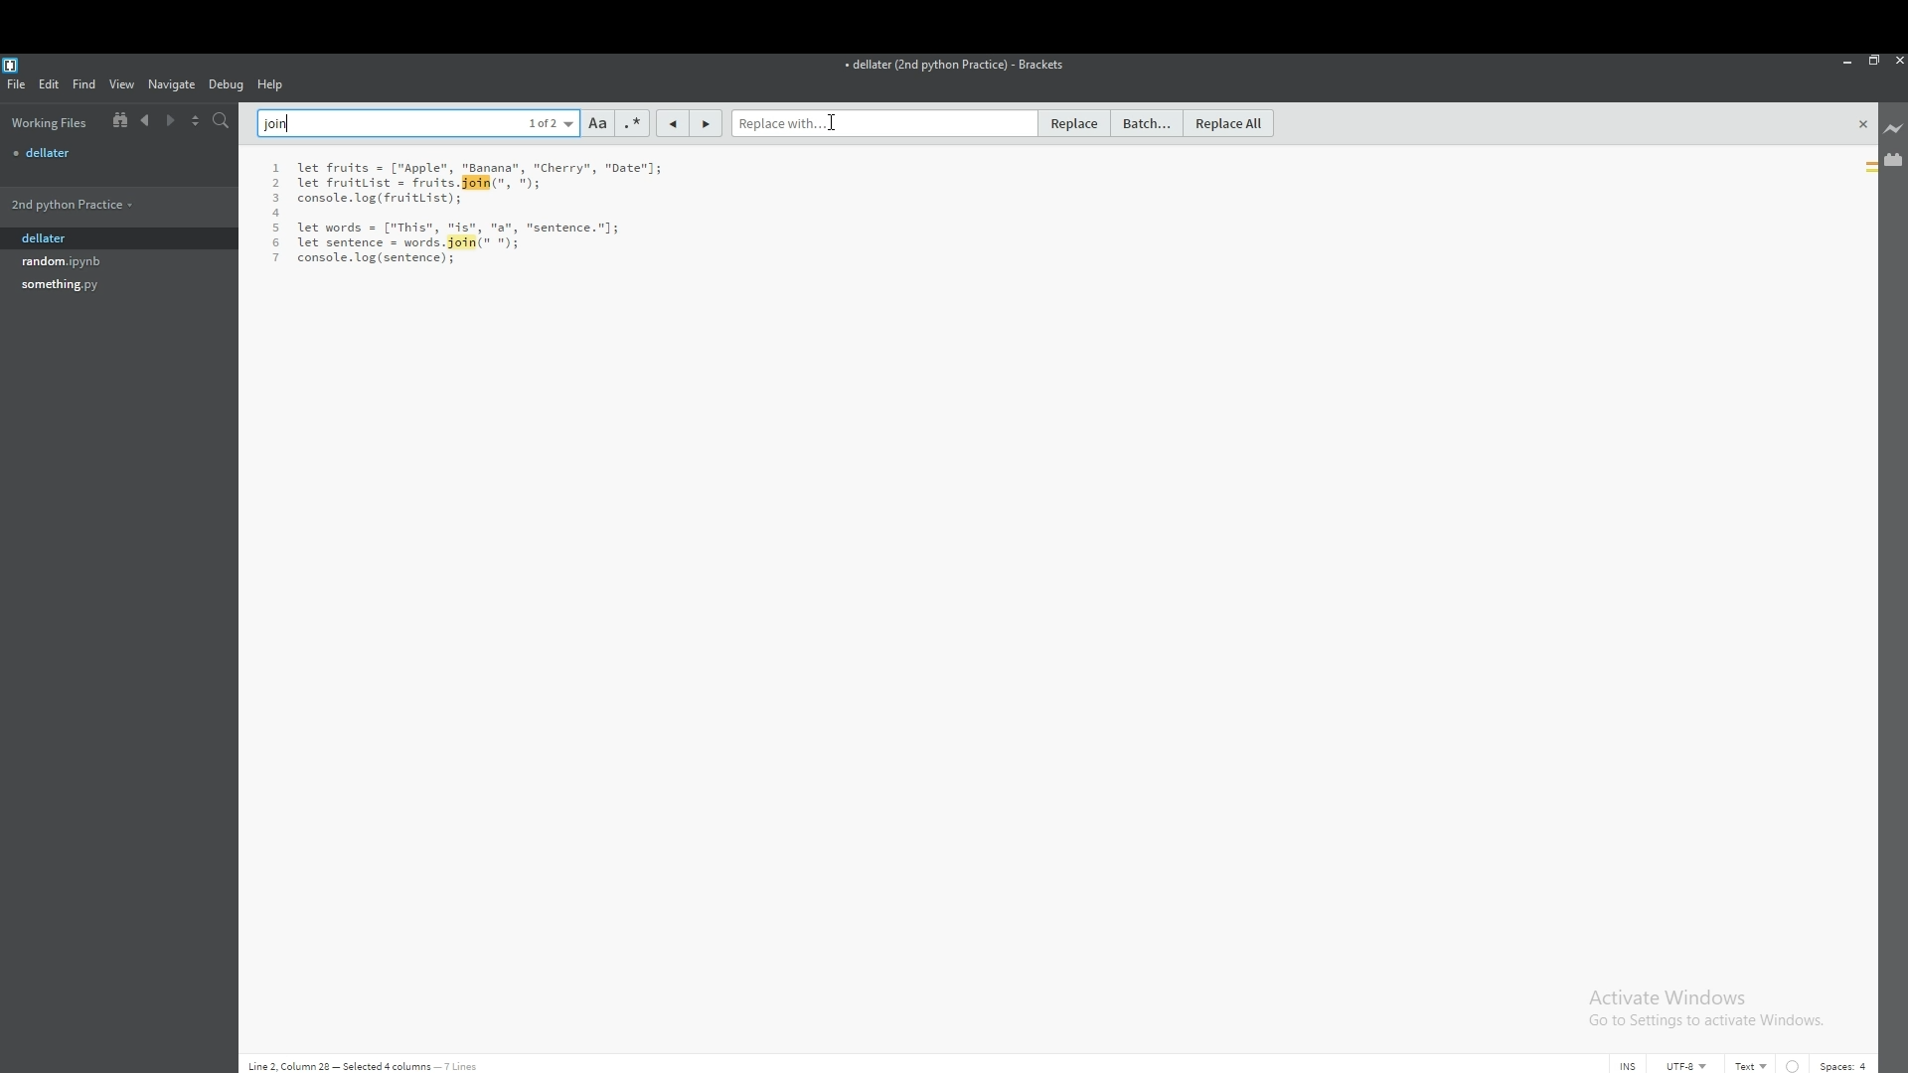 The height and width of the screenshot is (1073, 1908). Describe the element at coordinates (145, 120) in the screenshot. I see `previous` at that location.